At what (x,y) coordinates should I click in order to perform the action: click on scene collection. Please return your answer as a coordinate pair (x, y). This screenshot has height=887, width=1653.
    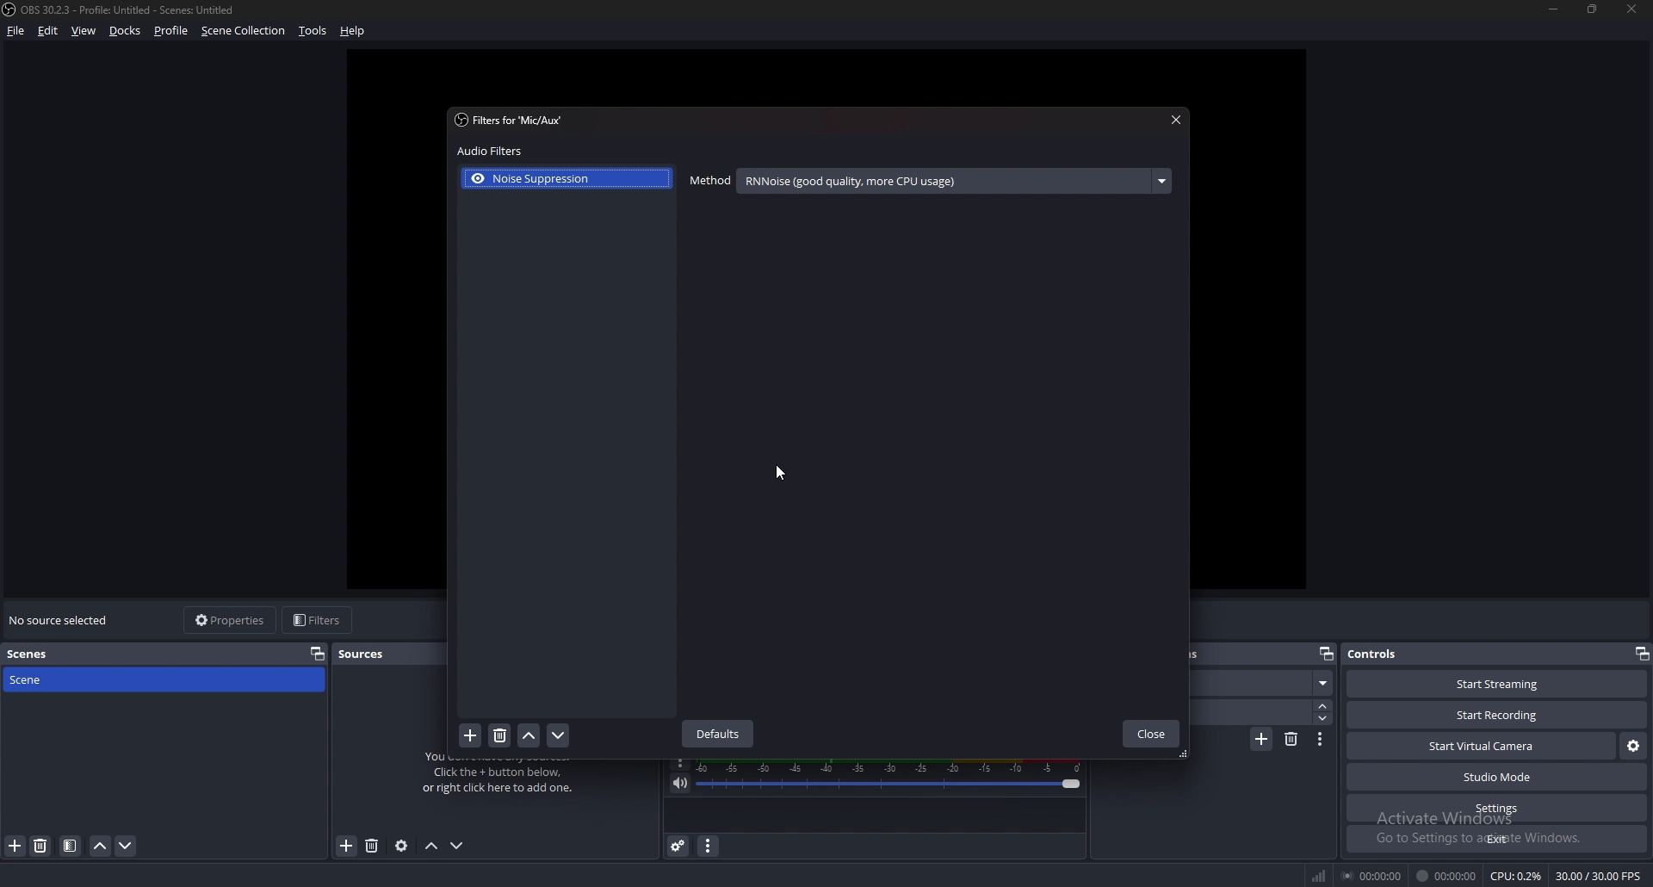
    Looking at the image, I should click on (245, 30).